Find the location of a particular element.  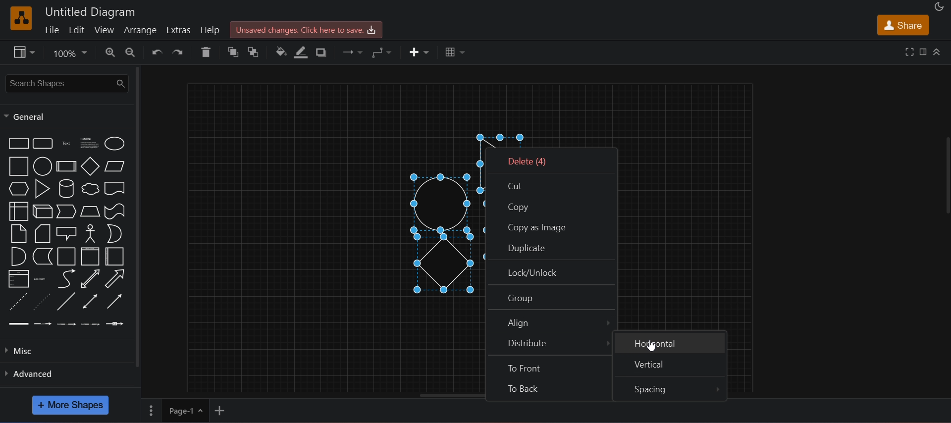

align is located at coordinates (553, 321).